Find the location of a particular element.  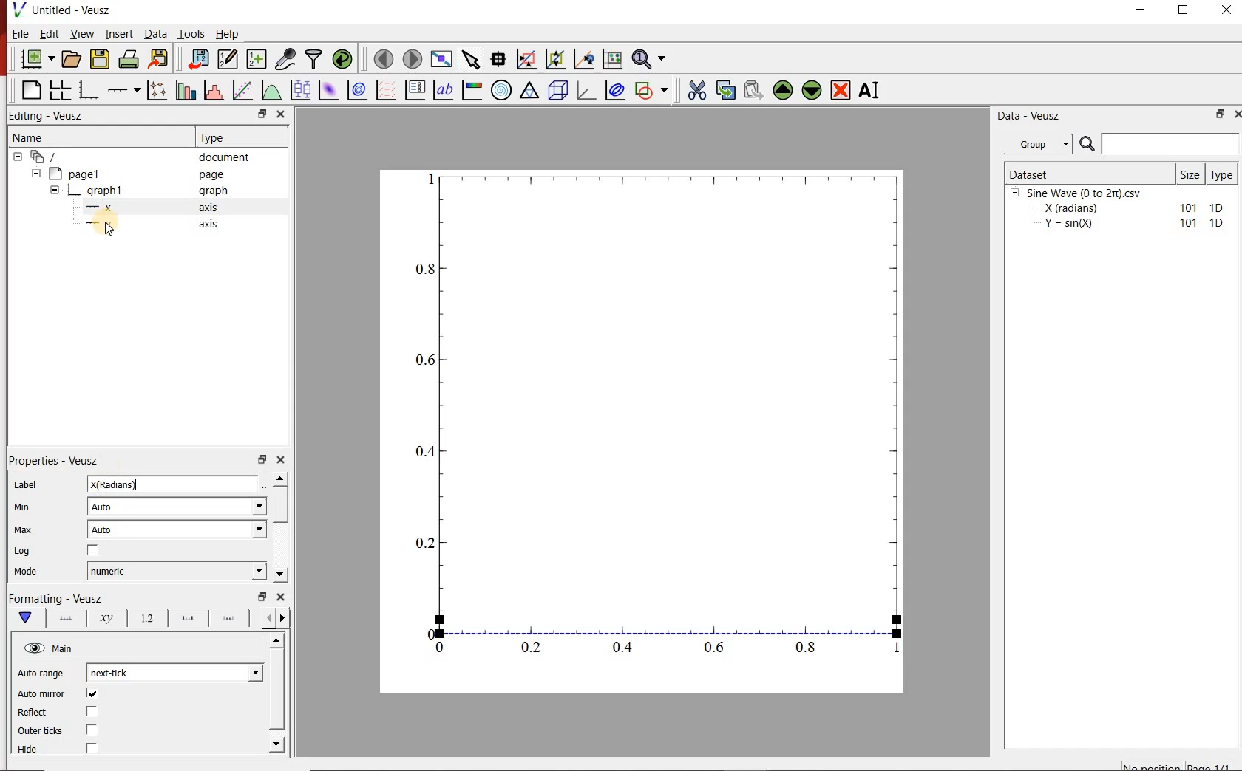

3d scene is located at coordinates (558, 90).